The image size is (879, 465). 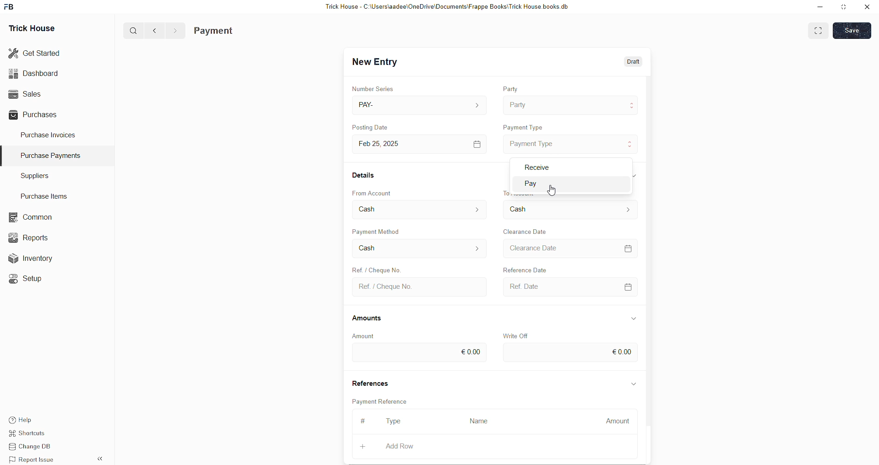 I want to click on Party, so click(x=519, y=104).